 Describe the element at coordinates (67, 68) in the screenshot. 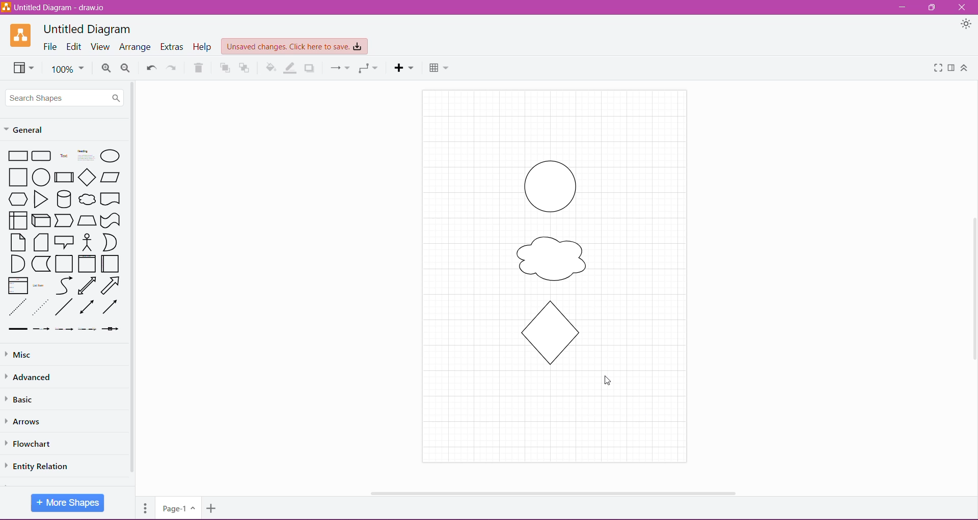

I see `Zoom` at that location.